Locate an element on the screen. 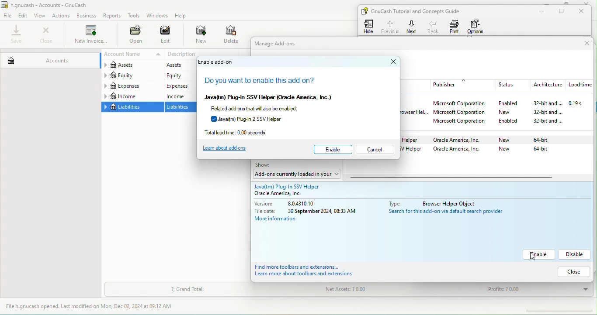 This screenshot has height=315, width=597. enabled is located at coordinates (511, 120).